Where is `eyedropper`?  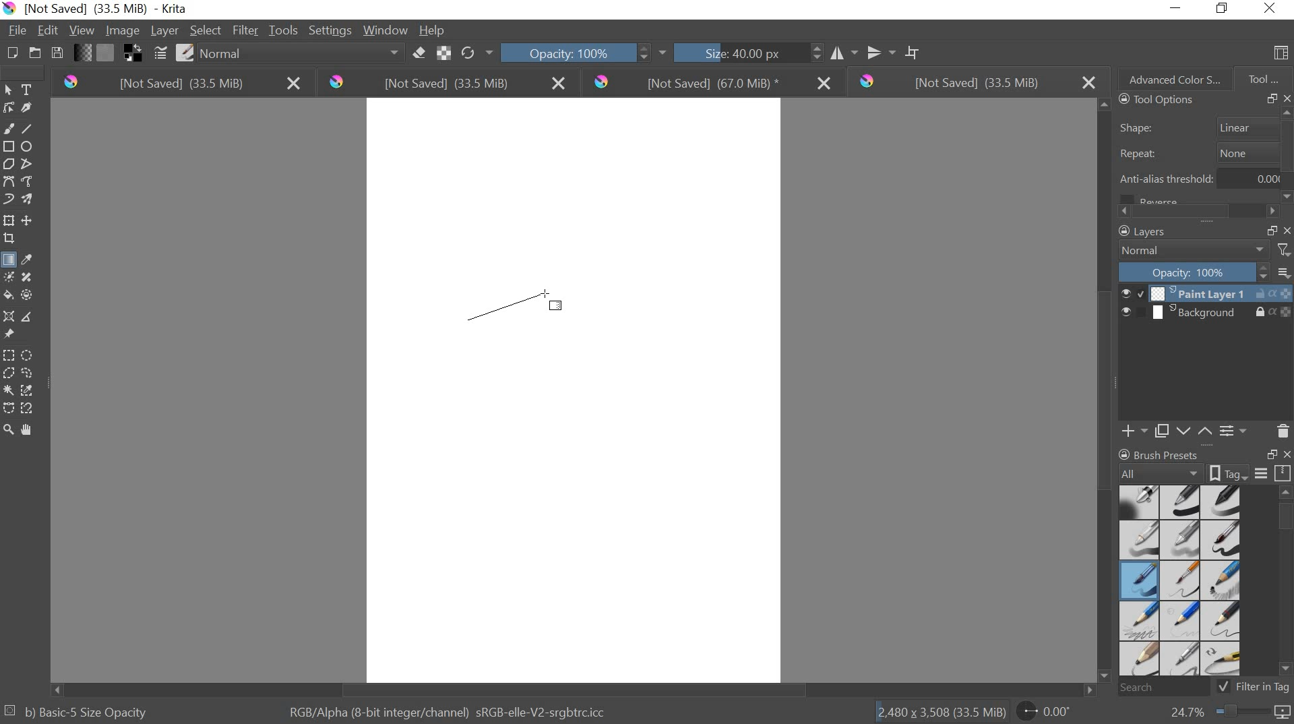 eyedropper is located at coordinates (30, 259).